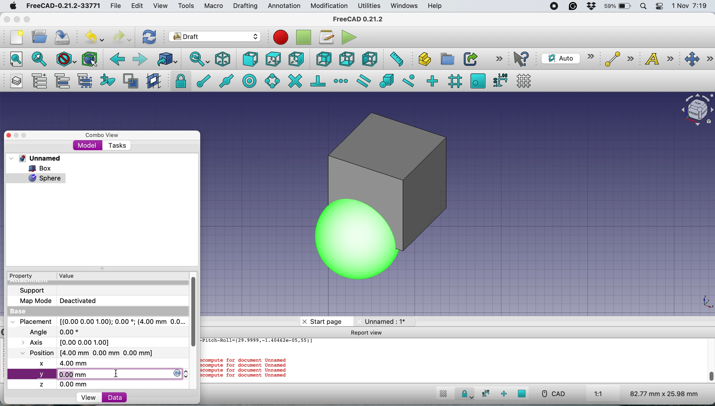 Image resolution: width=715 pixels, height=406 pixels. Describe the element at coordinates (500, 80) in the screenshot. I see `snap dimensions` at that location.